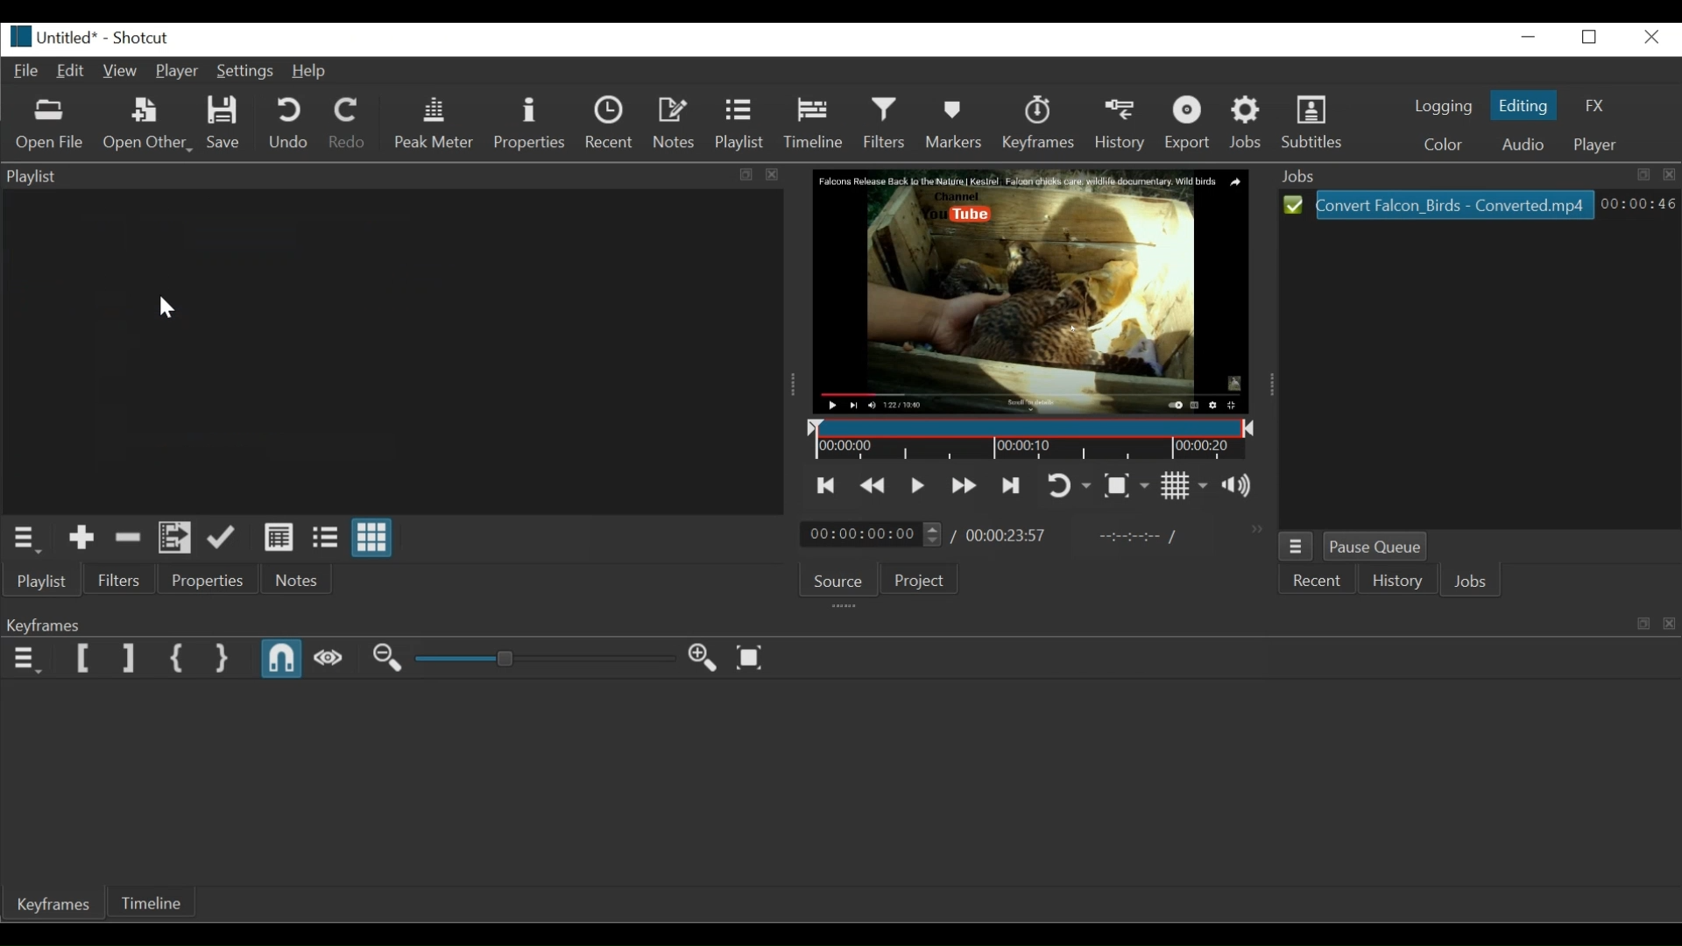  I want to click on Close, so click(1648, 38).